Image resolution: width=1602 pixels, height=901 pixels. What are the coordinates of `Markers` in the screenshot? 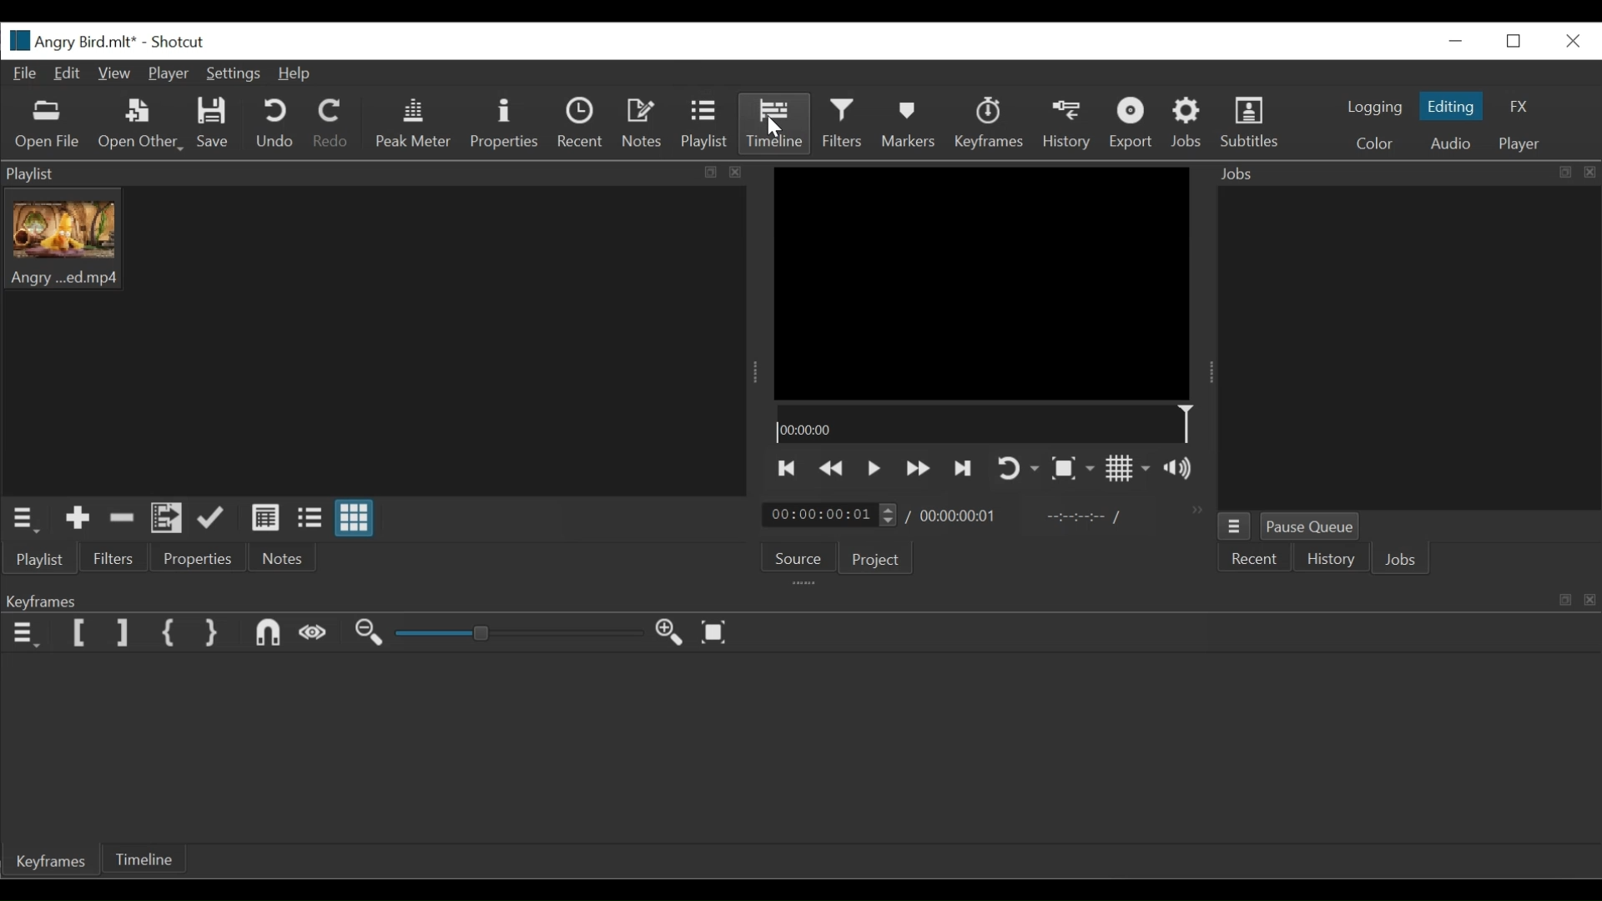 It's located at (908, 124).